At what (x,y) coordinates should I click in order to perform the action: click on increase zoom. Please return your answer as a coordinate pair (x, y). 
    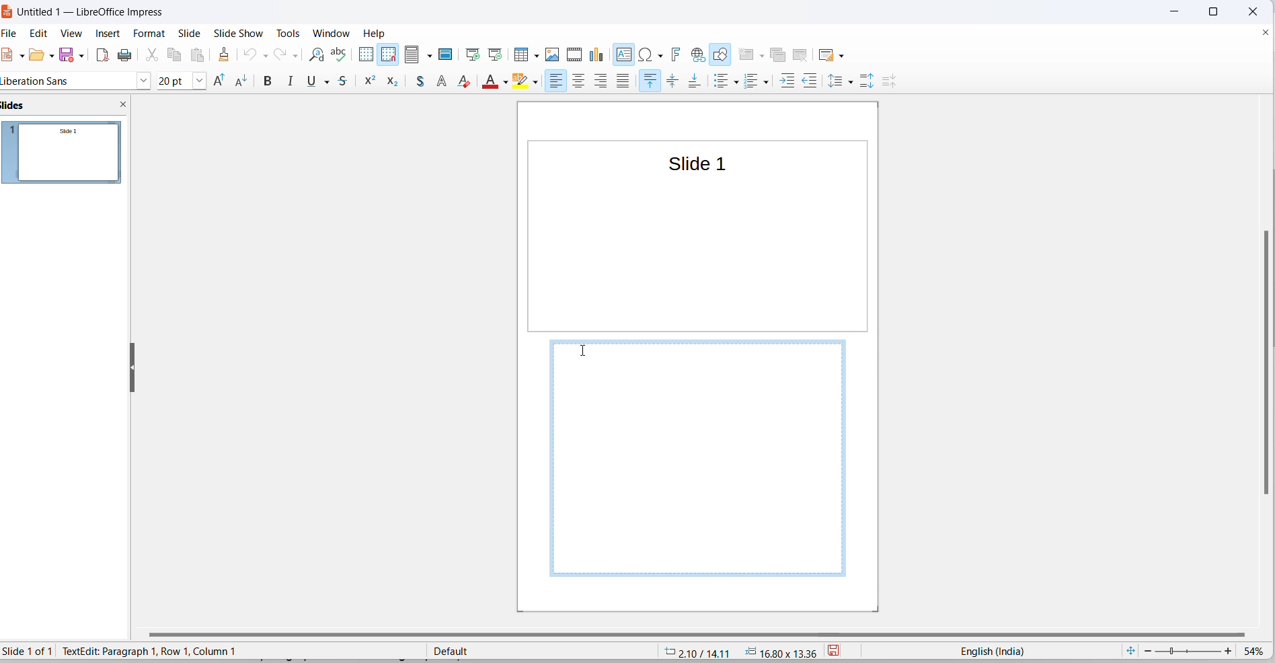
    Looking at the image, I should click on (1229, 652).